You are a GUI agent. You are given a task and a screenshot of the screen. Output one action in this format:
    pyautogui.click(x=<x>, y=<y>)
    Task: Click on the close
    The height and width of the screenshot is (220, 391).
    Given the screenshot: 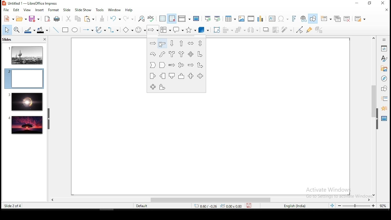 What is the action you would take?
    pyautogui.click(x=44, y=40)
    